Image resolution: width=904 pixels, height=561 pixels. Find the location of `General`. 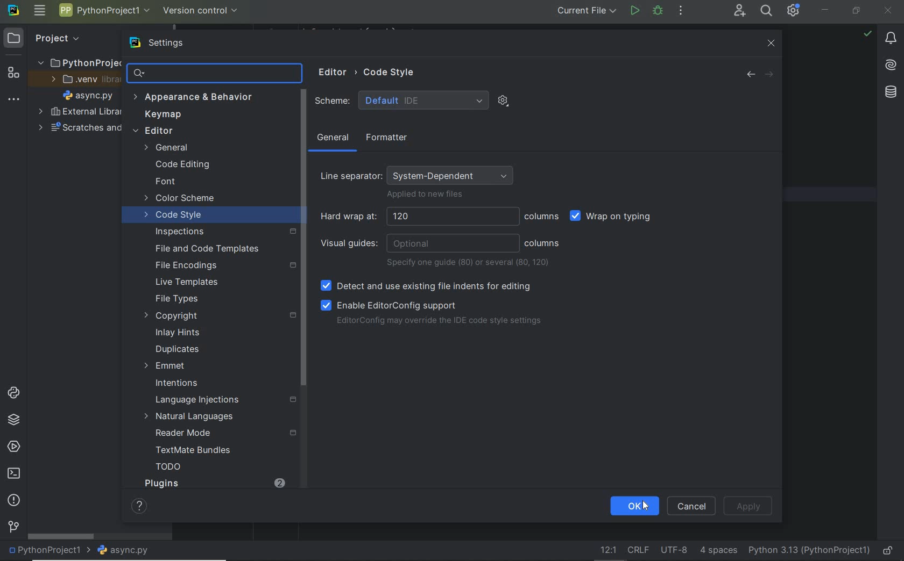

General is located at coordinates (193, 148).